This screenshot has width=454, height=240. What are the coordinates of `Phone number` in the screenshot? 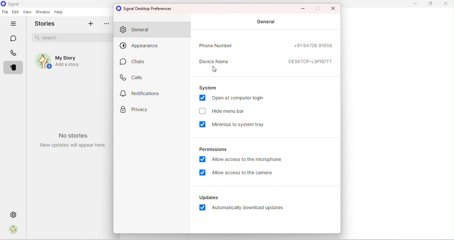 It's located at (264, 47).